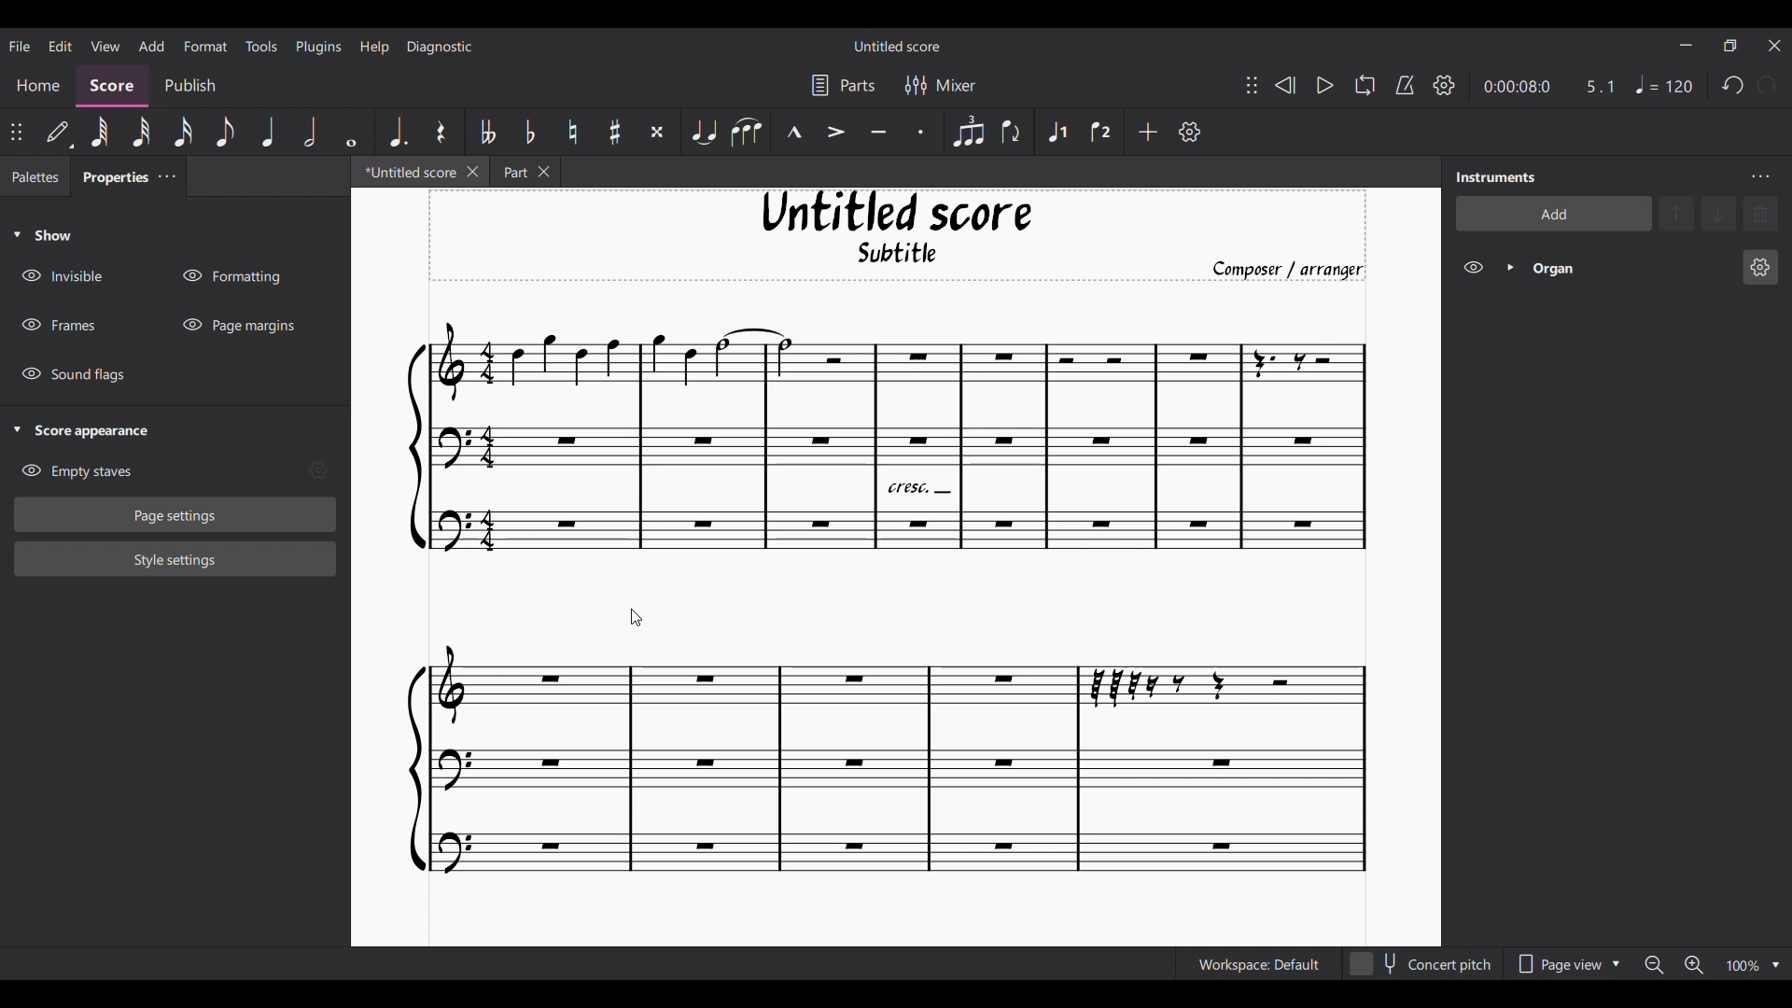  What do you see at coordinates (232, 276) in the screenshot?
I see `Hide Formatting` at bounding box center [232, 276].